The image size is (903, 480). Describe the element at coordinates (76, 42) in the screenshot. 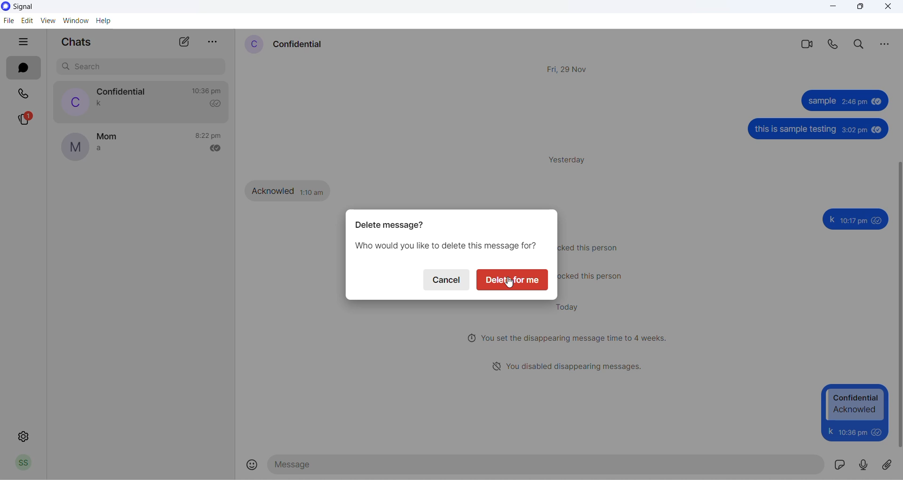

I see `chats heading` at that location.